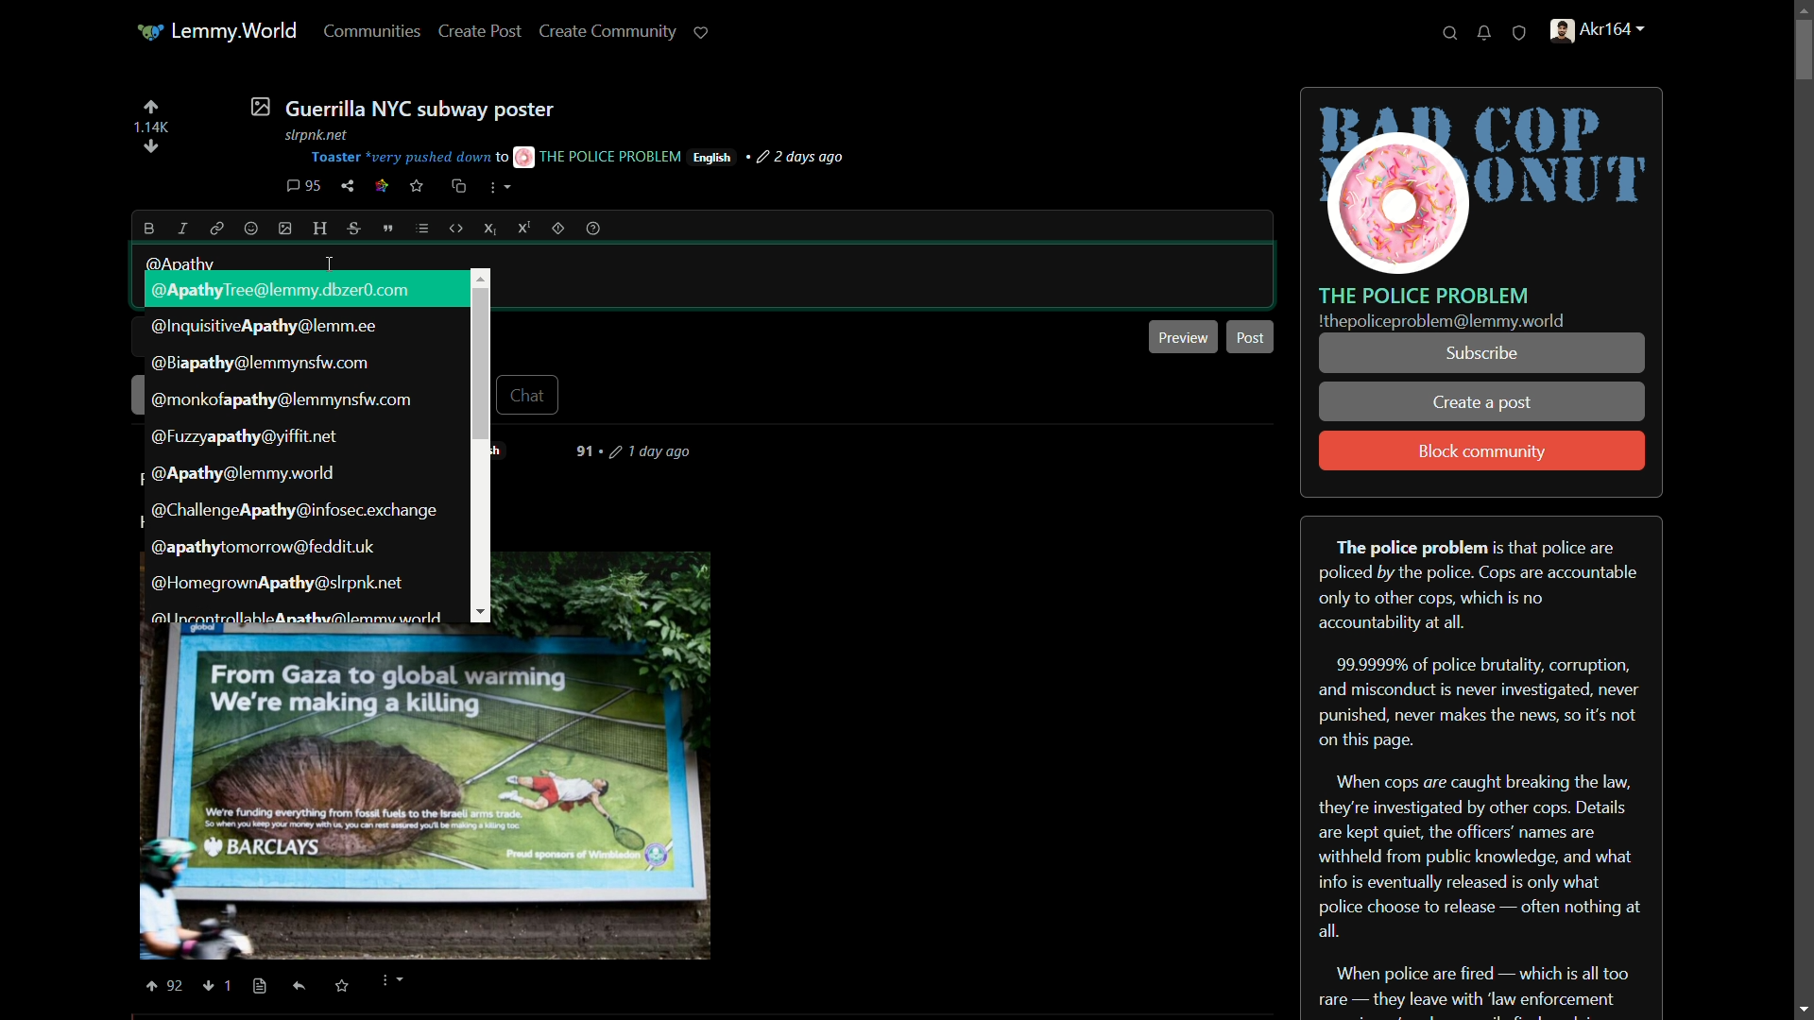 The width and height of the screenshot is (1814, 1020). What do you see at coordinates (267, 326) in the screenshot?
I see `suggestion-2` at bounding box center [267, 326].